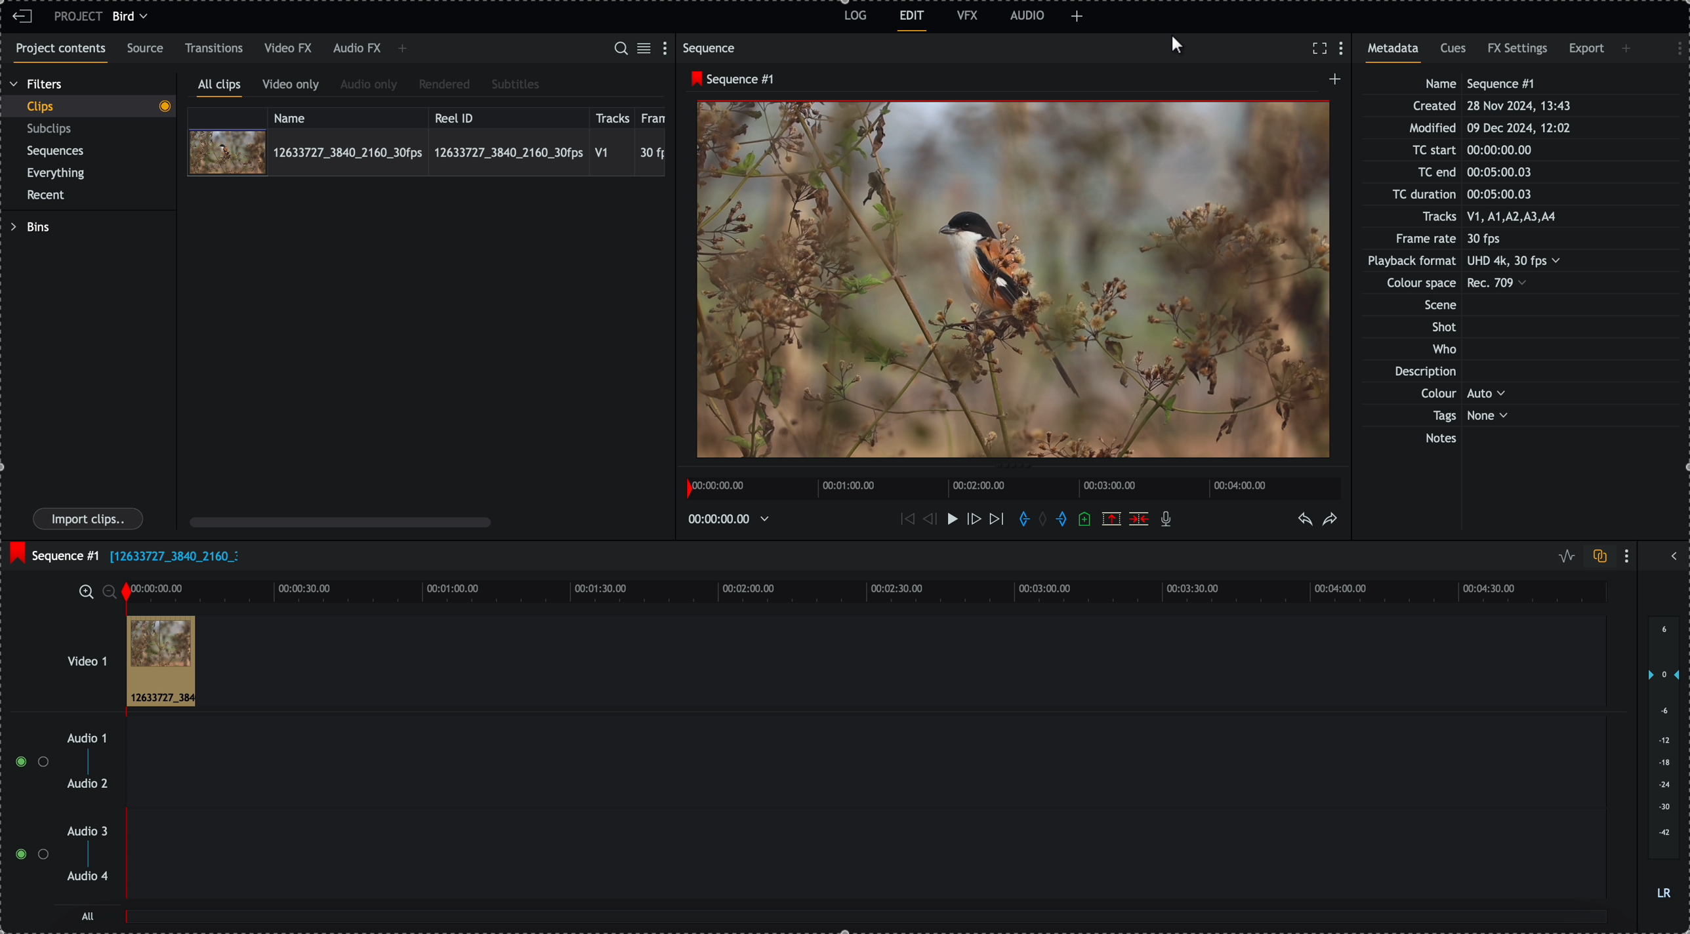 The height and width of the screenshot is (934, 1690). What do you see at coordinates (426, 152) in the screenshot?
I see `click on video` at bounding box center [426, 152].